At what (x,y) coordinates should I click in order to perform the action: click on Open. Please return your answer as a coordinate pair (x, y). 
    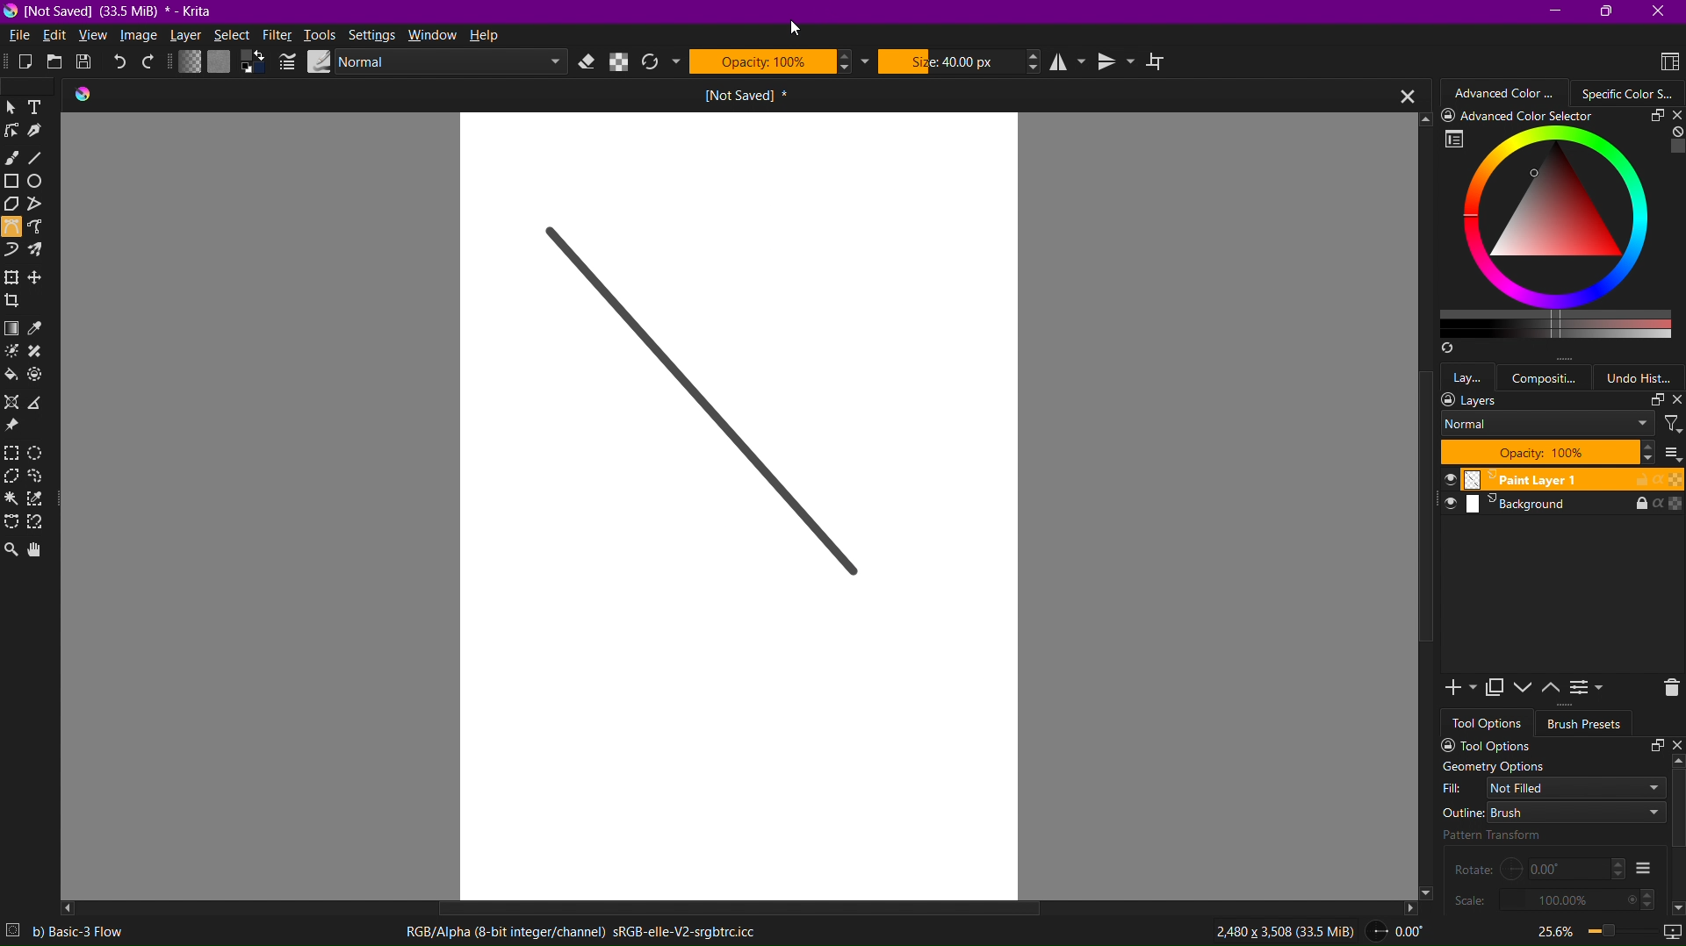
    Looking at the image, I should click on (52, 63).